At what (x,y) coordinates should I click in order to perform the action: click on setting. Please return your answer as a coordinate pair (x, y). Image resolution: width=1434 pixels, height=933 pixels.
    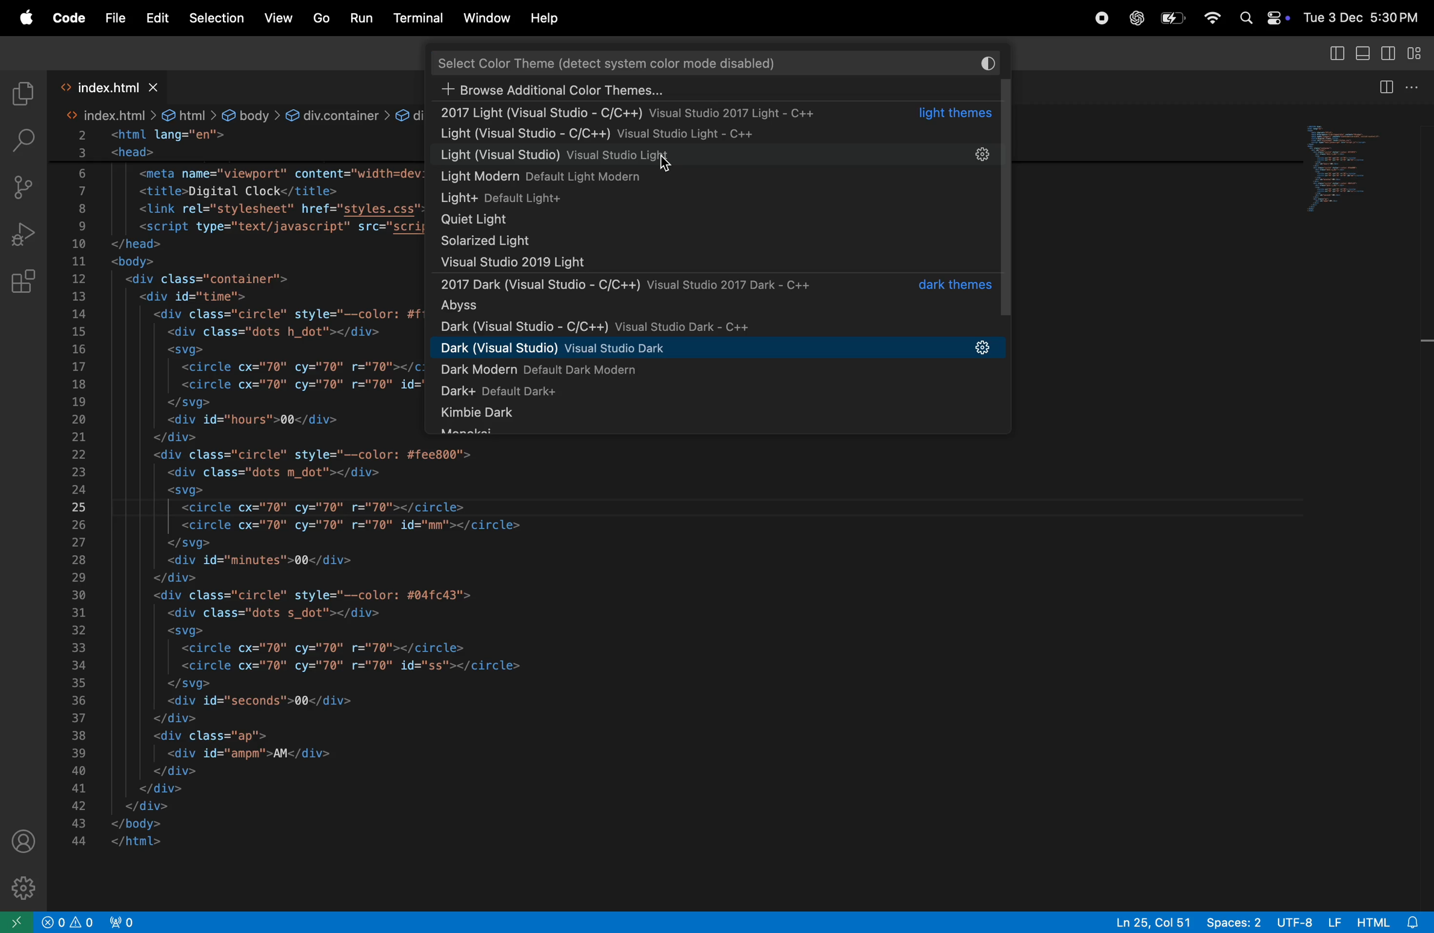
    Looking at the image, I should click on (983, 348).